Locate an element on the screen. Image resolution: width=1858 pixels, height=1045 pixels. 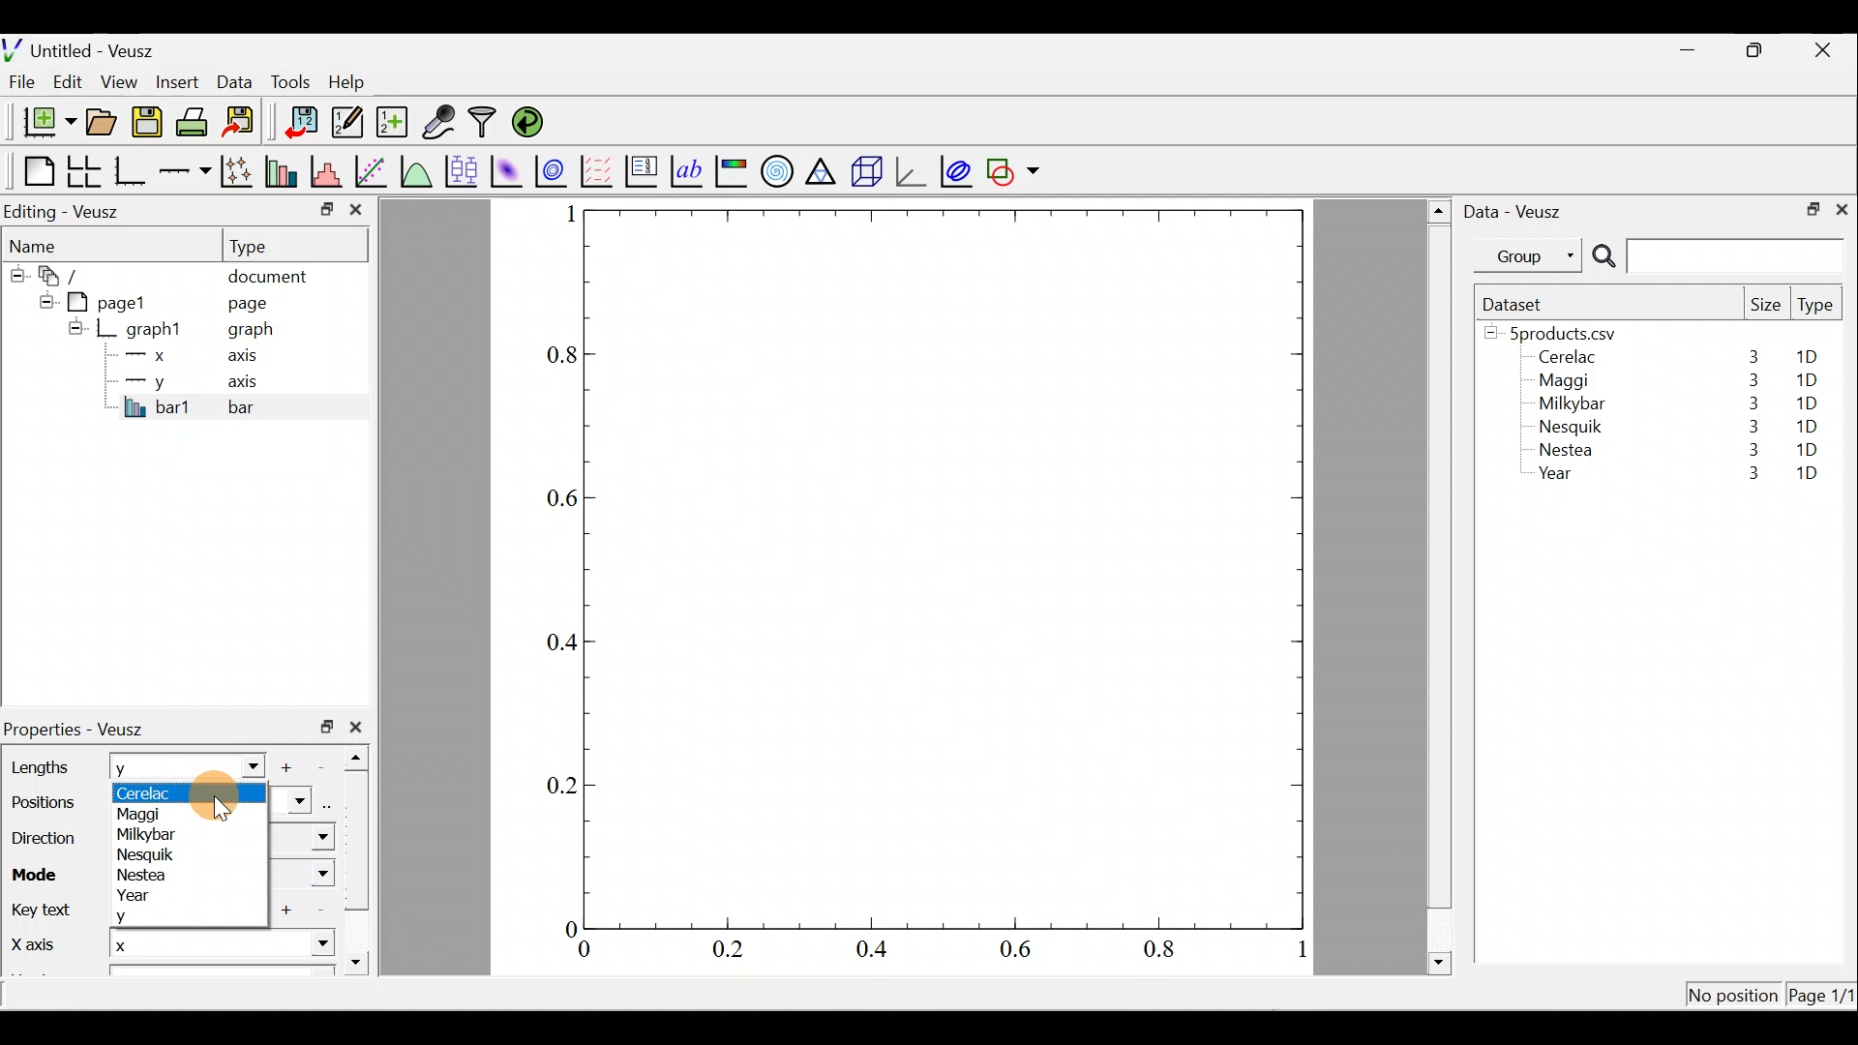
File is located at coordinates (18, 82).